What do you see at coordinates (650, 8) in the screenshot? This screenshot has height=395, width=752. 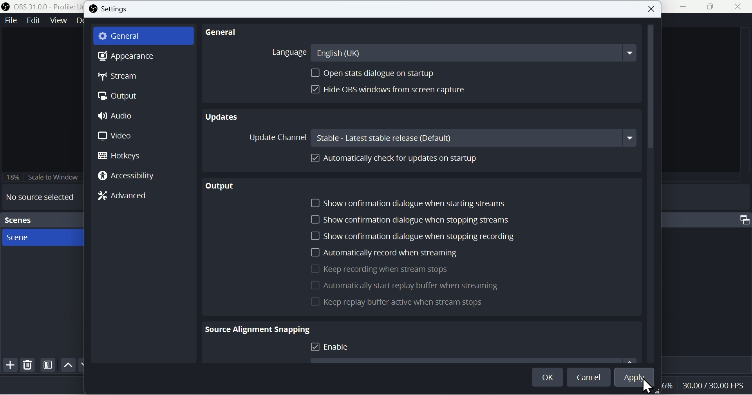 I see `close` at bounding box center [650, 8].